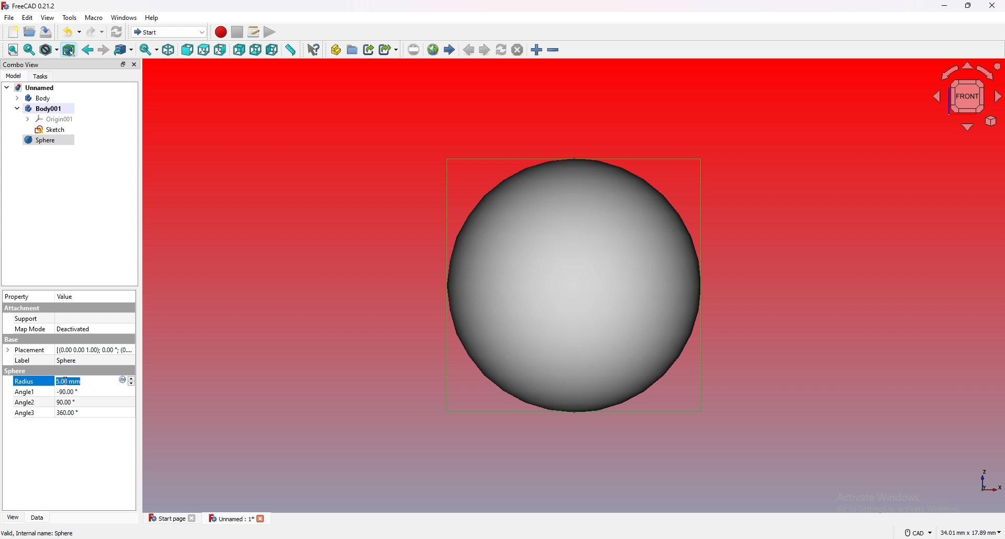 This screenshot has width=1005, height=539. Describe the element at coordinates (66, 380) in the screenshot. I see `cursor` at that location.